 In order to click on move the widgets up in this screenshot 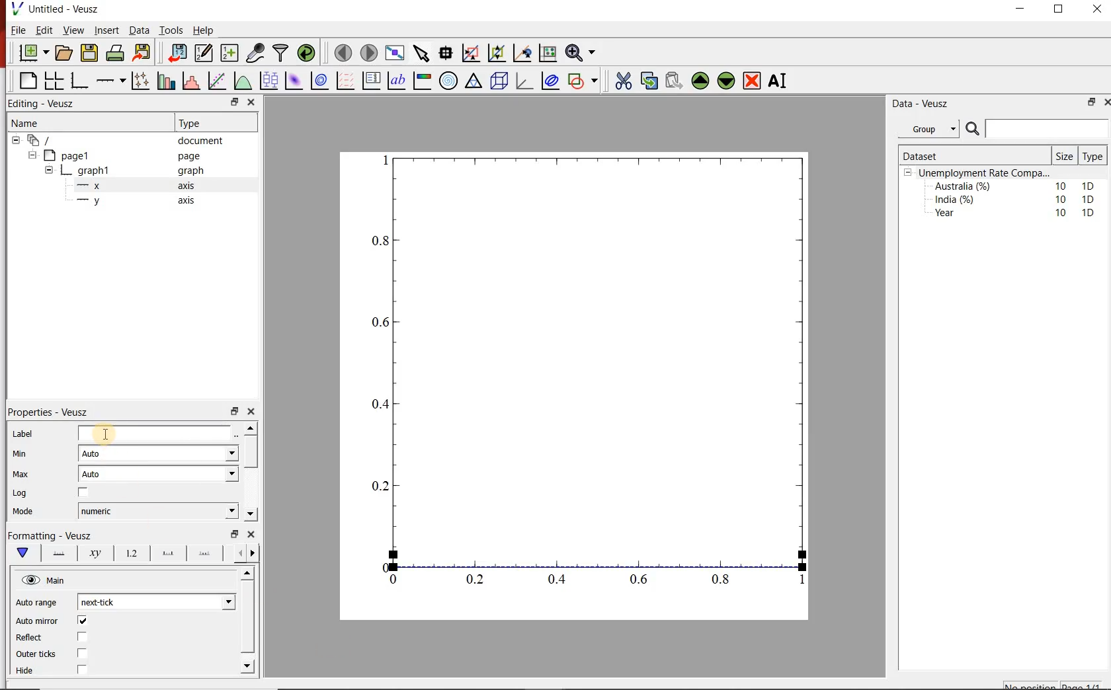, I will do `click(700, 81)`.